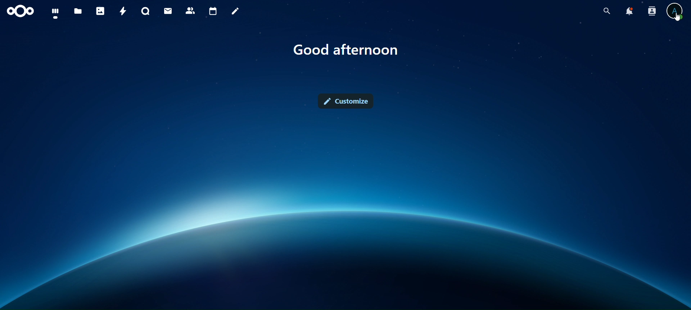 The width and height of the screenshot is (691, 310). What do you see at coordinates (213, 11) in the screenshot?
I see `calendar` at bounding box center [213, 11].